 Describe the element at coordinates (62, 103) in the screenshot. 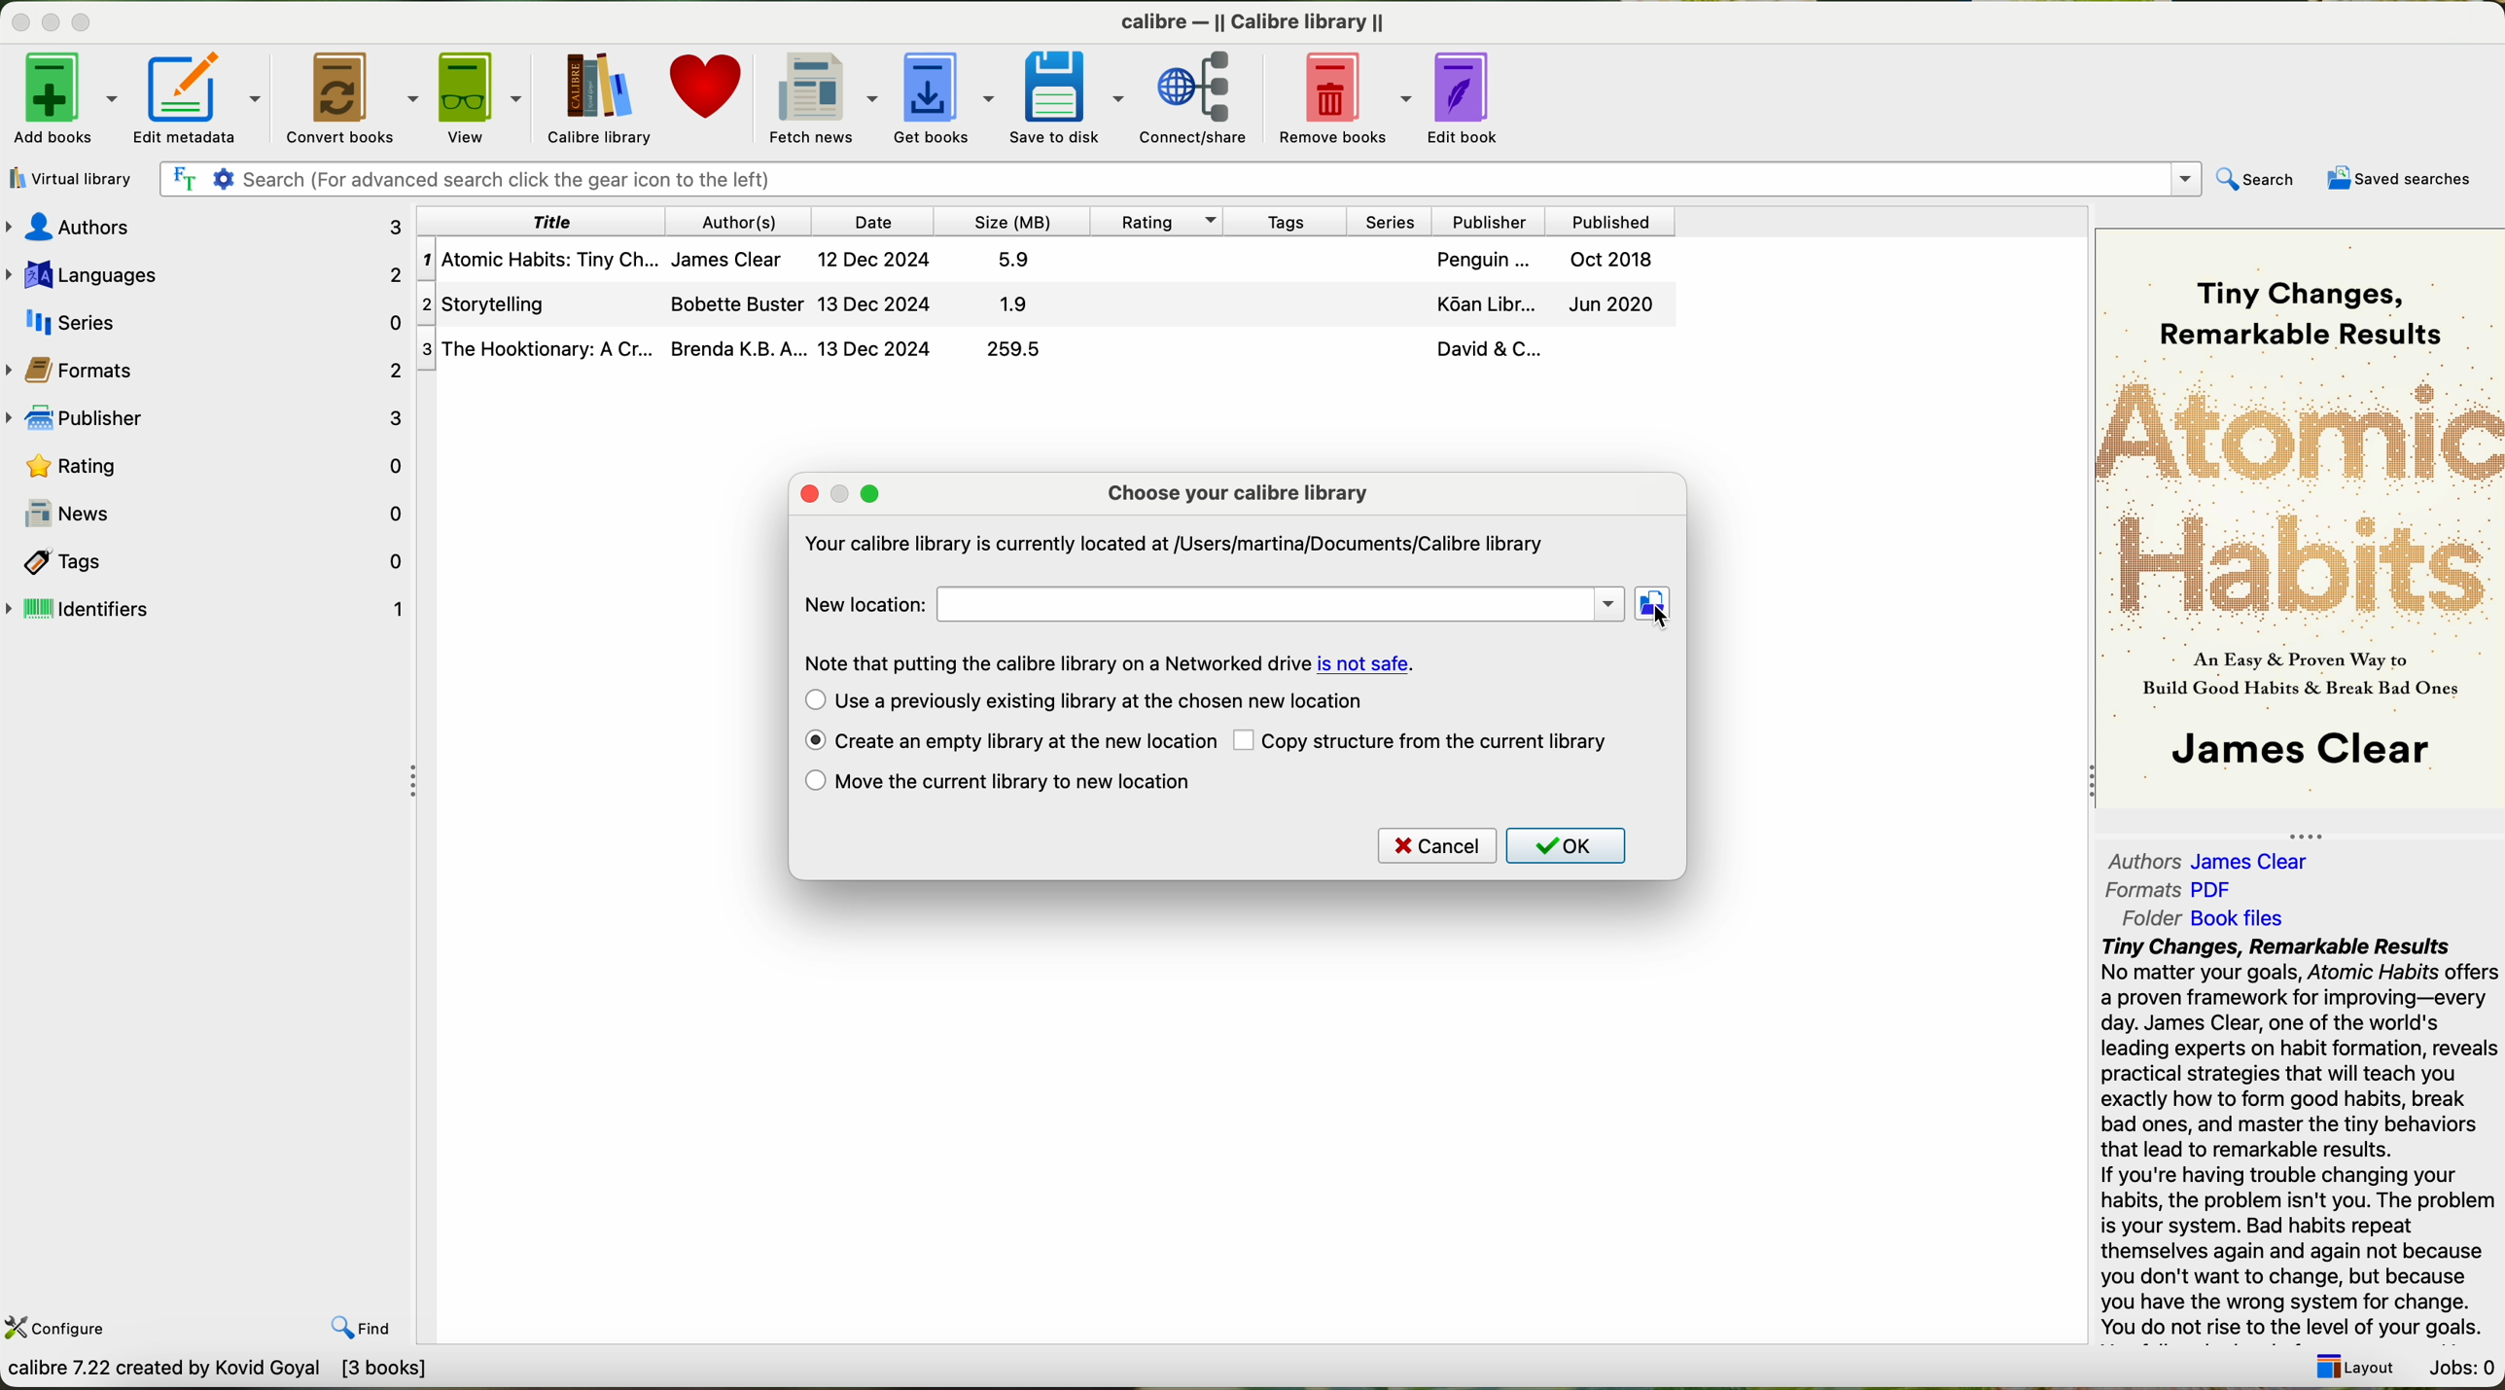

I see `add books` at that location.